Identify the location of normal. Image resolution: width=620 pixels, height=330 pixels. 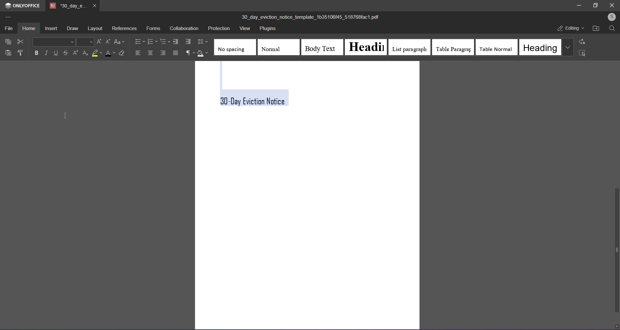
(275, 47).